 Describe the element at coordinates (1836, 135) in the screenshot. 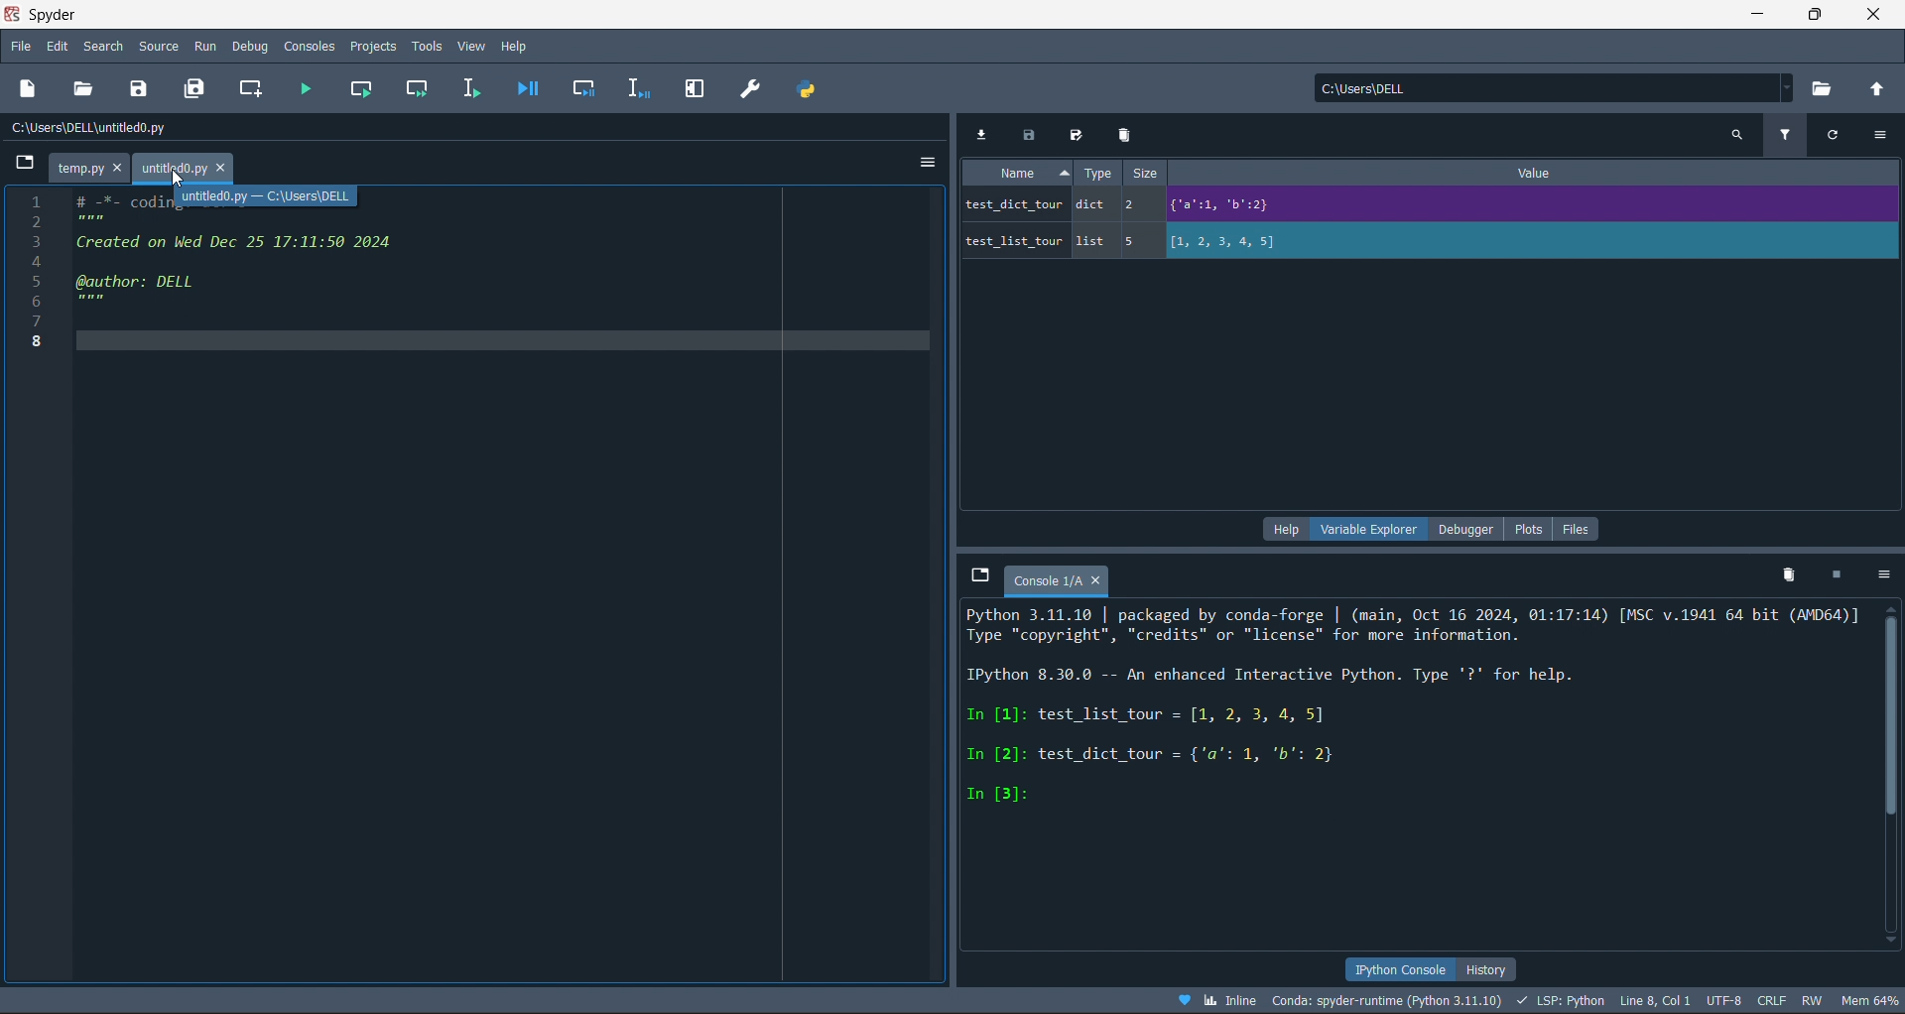

I see `refresh` at that location.